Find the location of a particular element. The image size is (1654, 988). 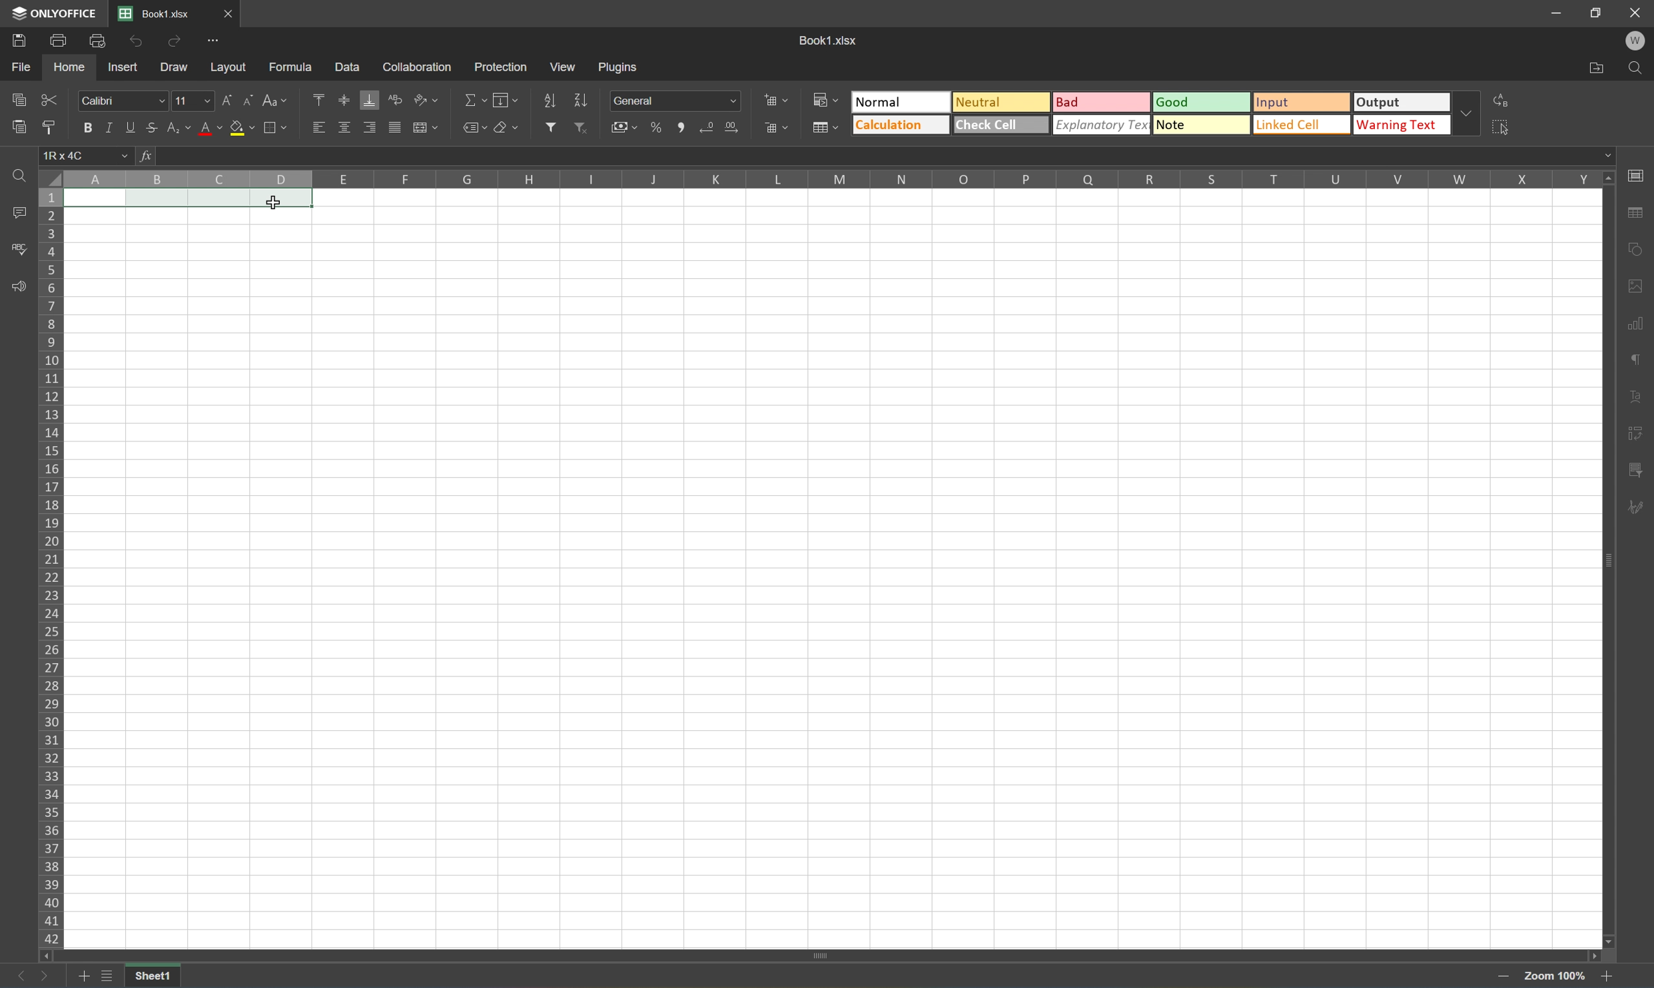

Summation is located at coordinates (473, 100).